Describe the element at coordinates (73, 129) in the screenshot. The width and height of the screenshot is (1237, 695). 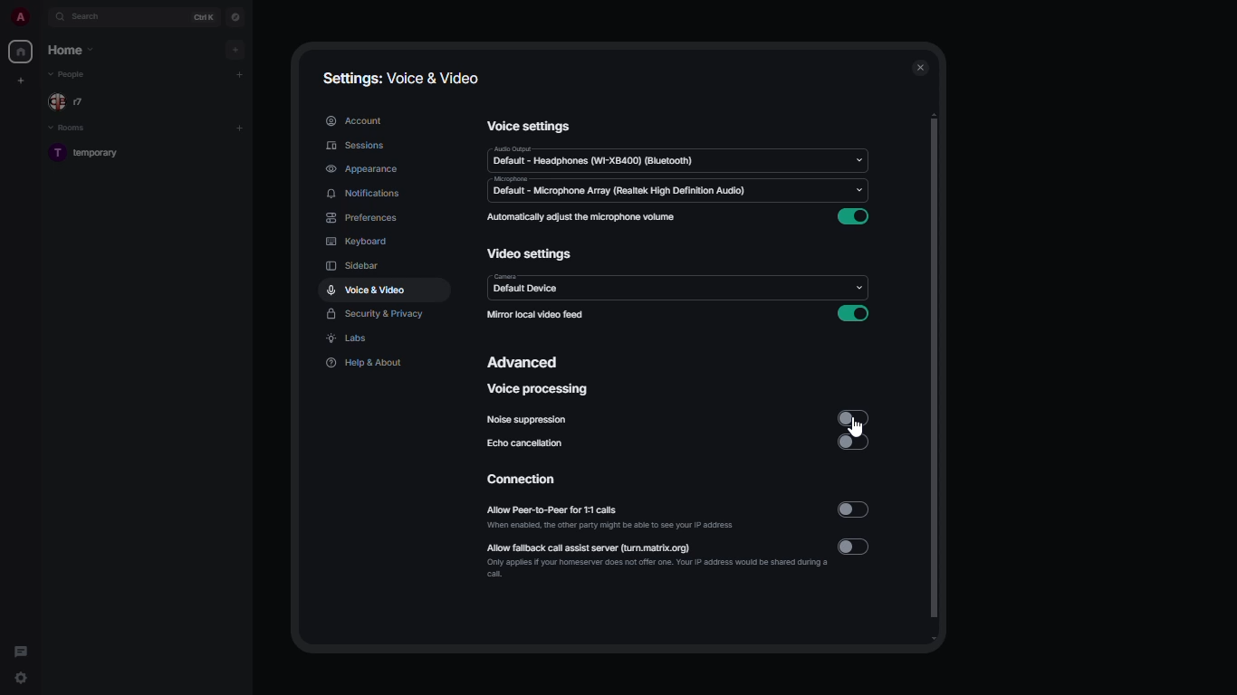
I see `rooms` at that location.